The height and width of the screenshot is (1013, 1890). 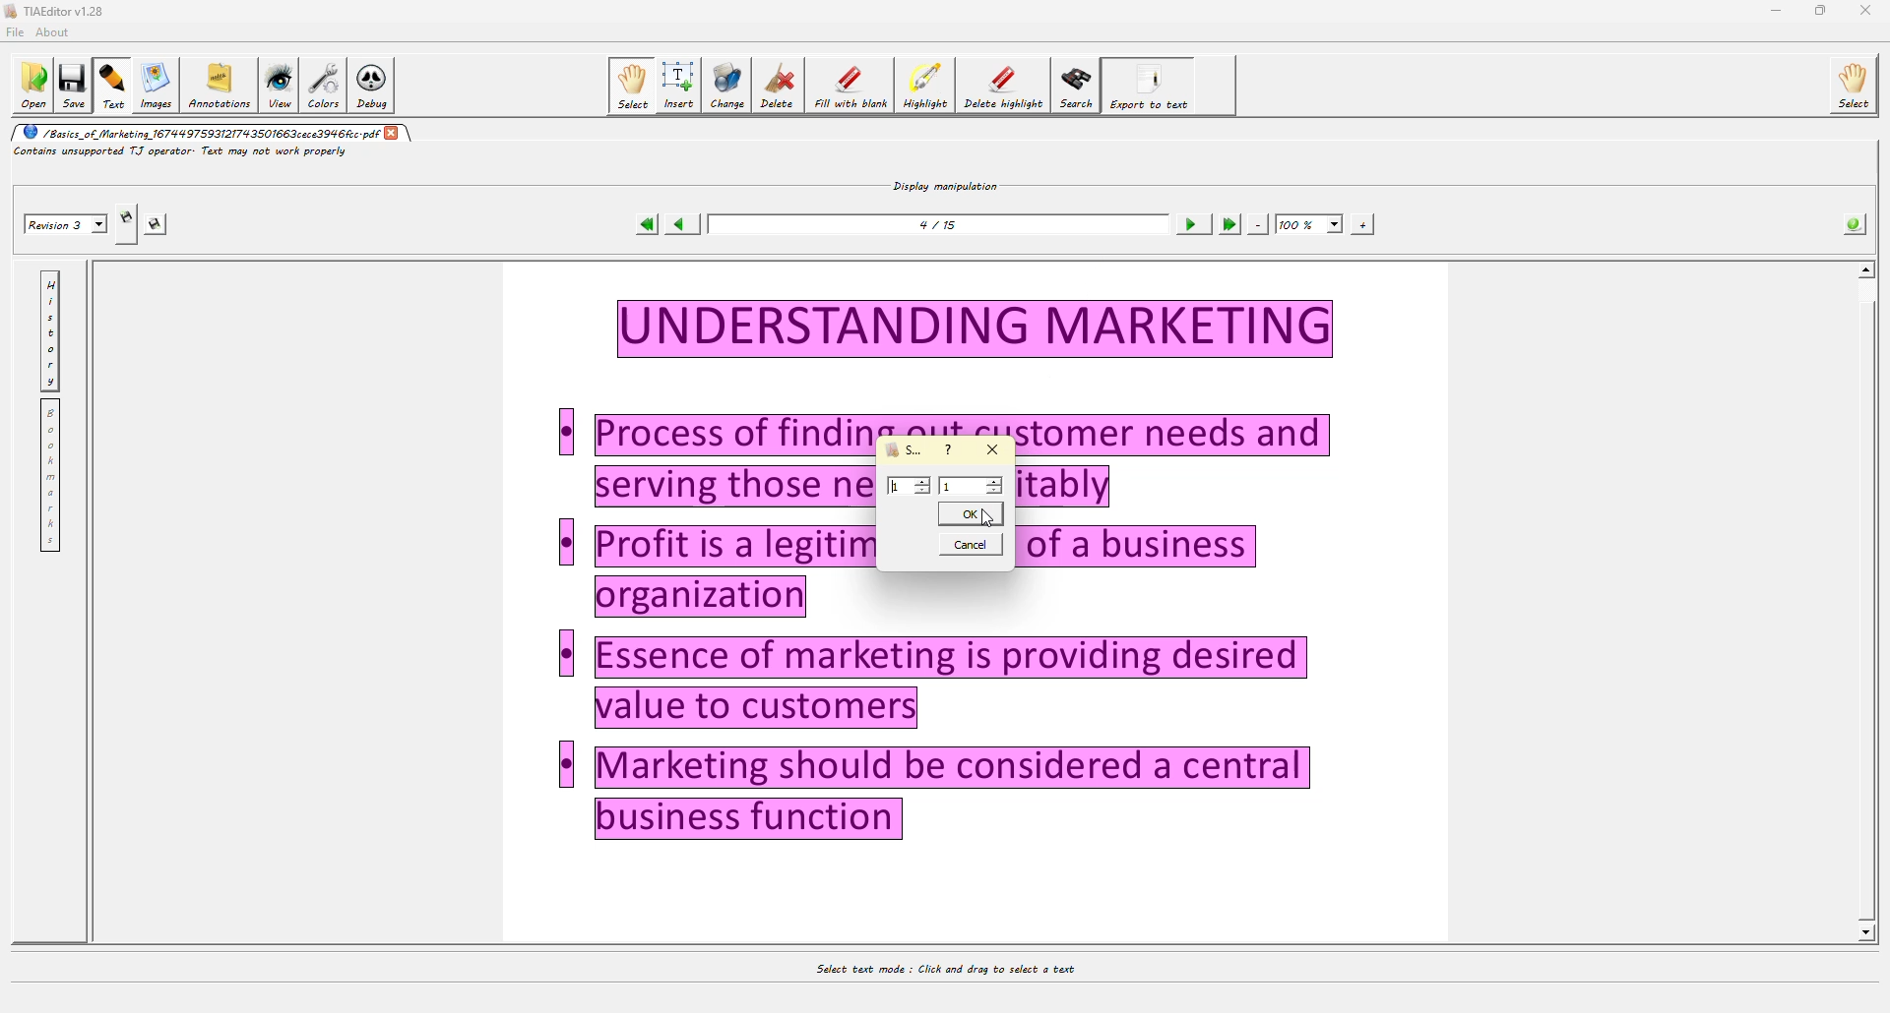 What do you see at coordinates (156, 223) in the screenshot?
I see `saves this revision` at bounding box center [156, 223].